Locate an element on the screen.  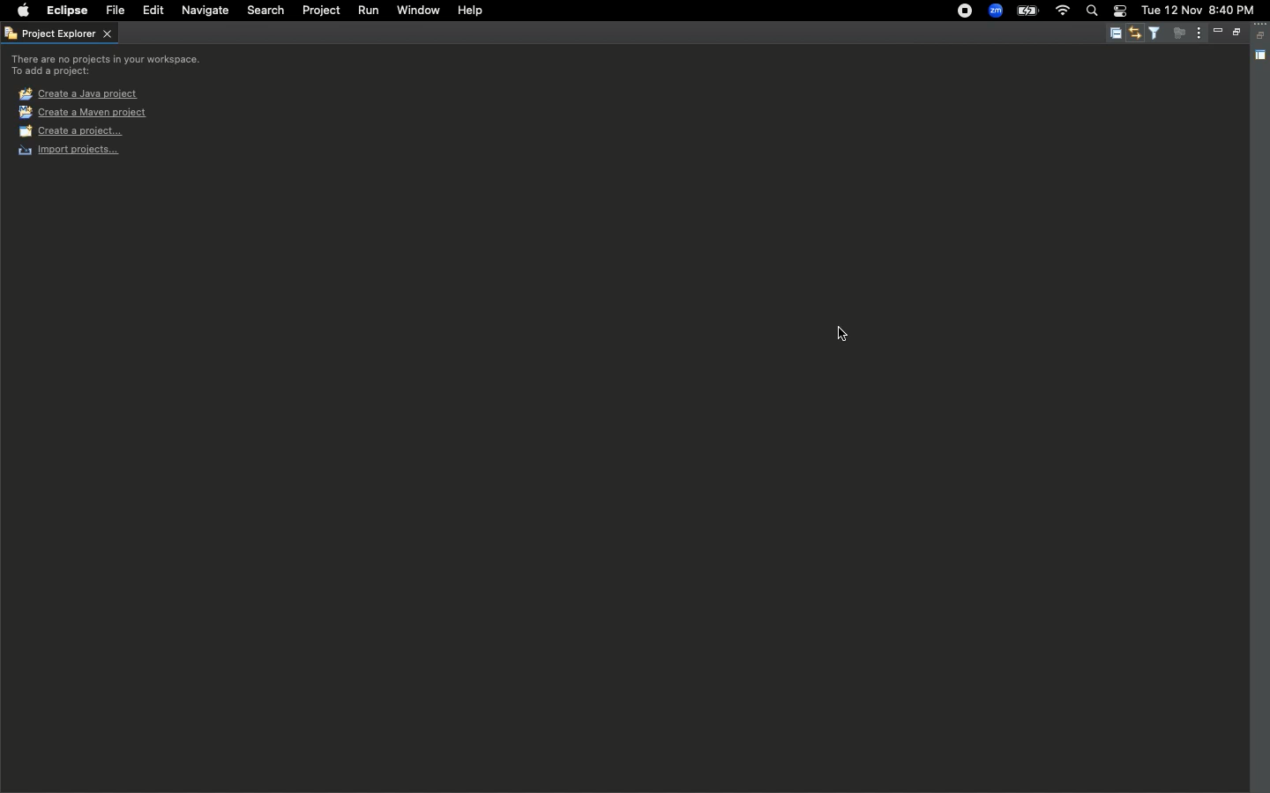
Internet is located at coordinates (1063, 11).